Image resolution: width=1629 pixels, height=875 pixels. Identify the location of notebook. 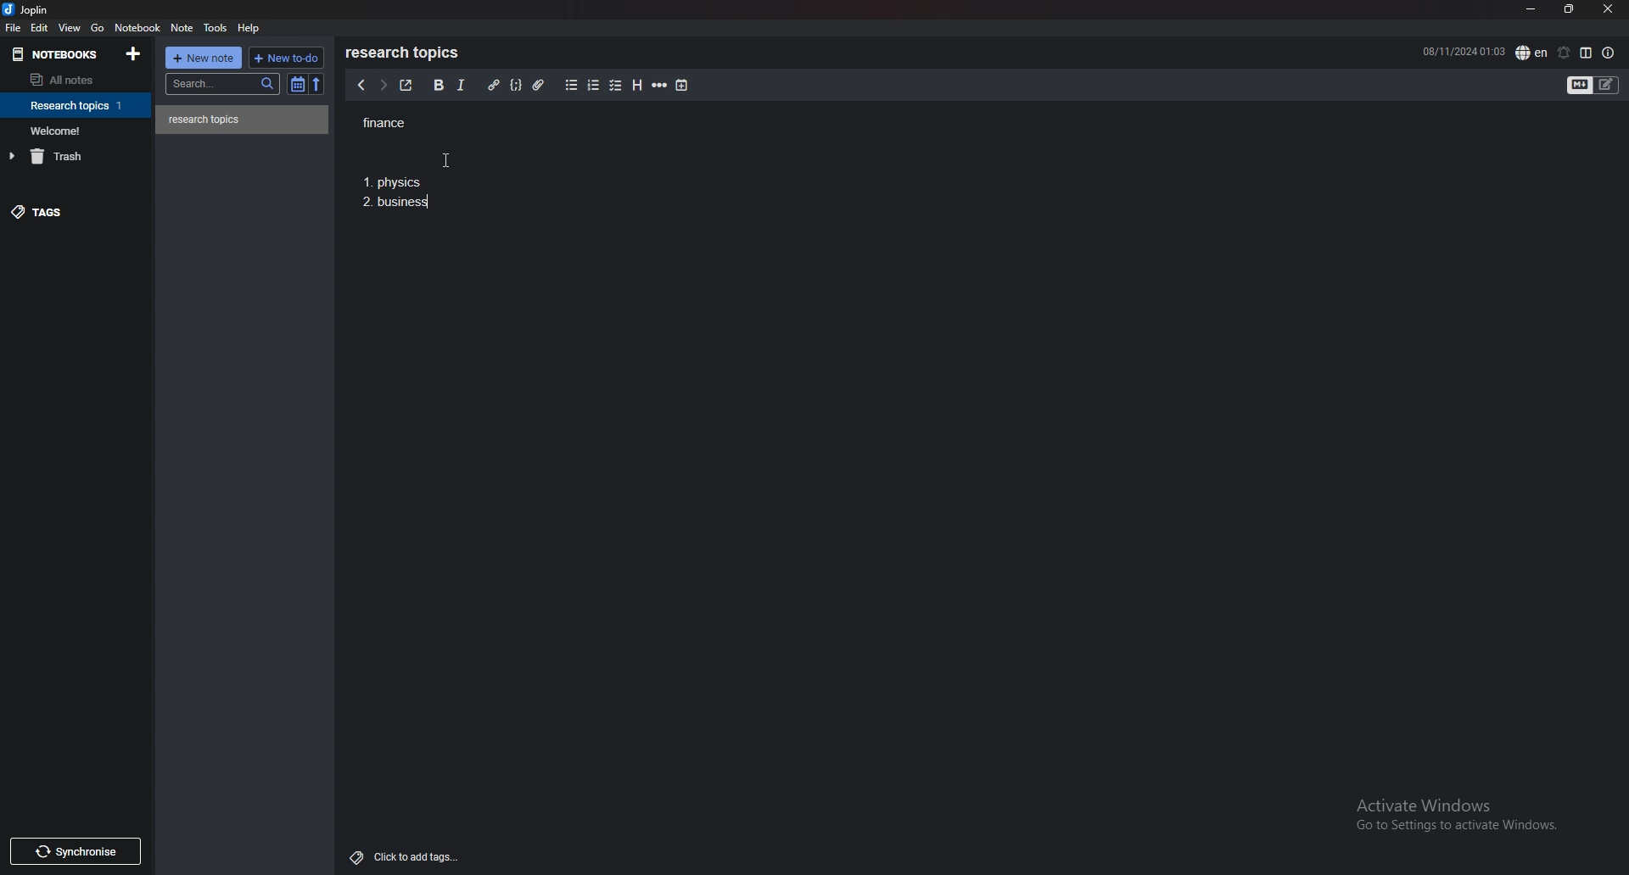
(139, 28).